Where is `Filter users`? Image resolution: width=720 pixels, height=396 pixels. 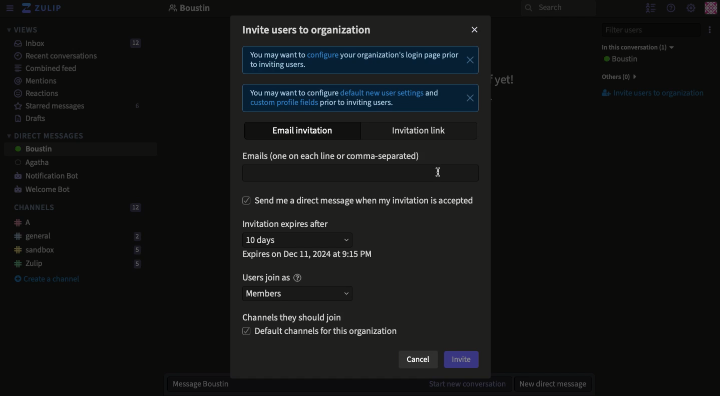
Filter users is located at coordinates (645, 30).